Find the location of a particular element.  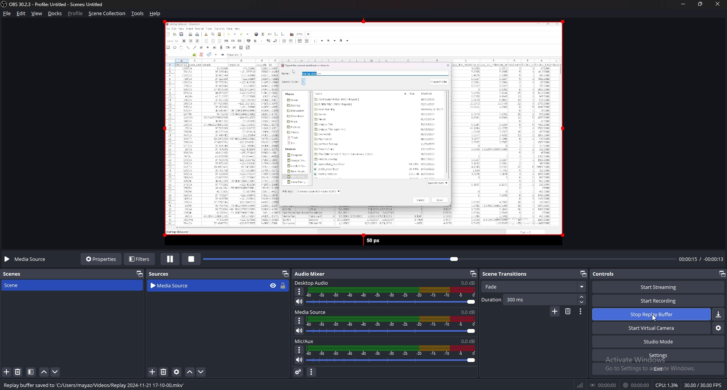

0.0db is located at coordinates (468, 342).